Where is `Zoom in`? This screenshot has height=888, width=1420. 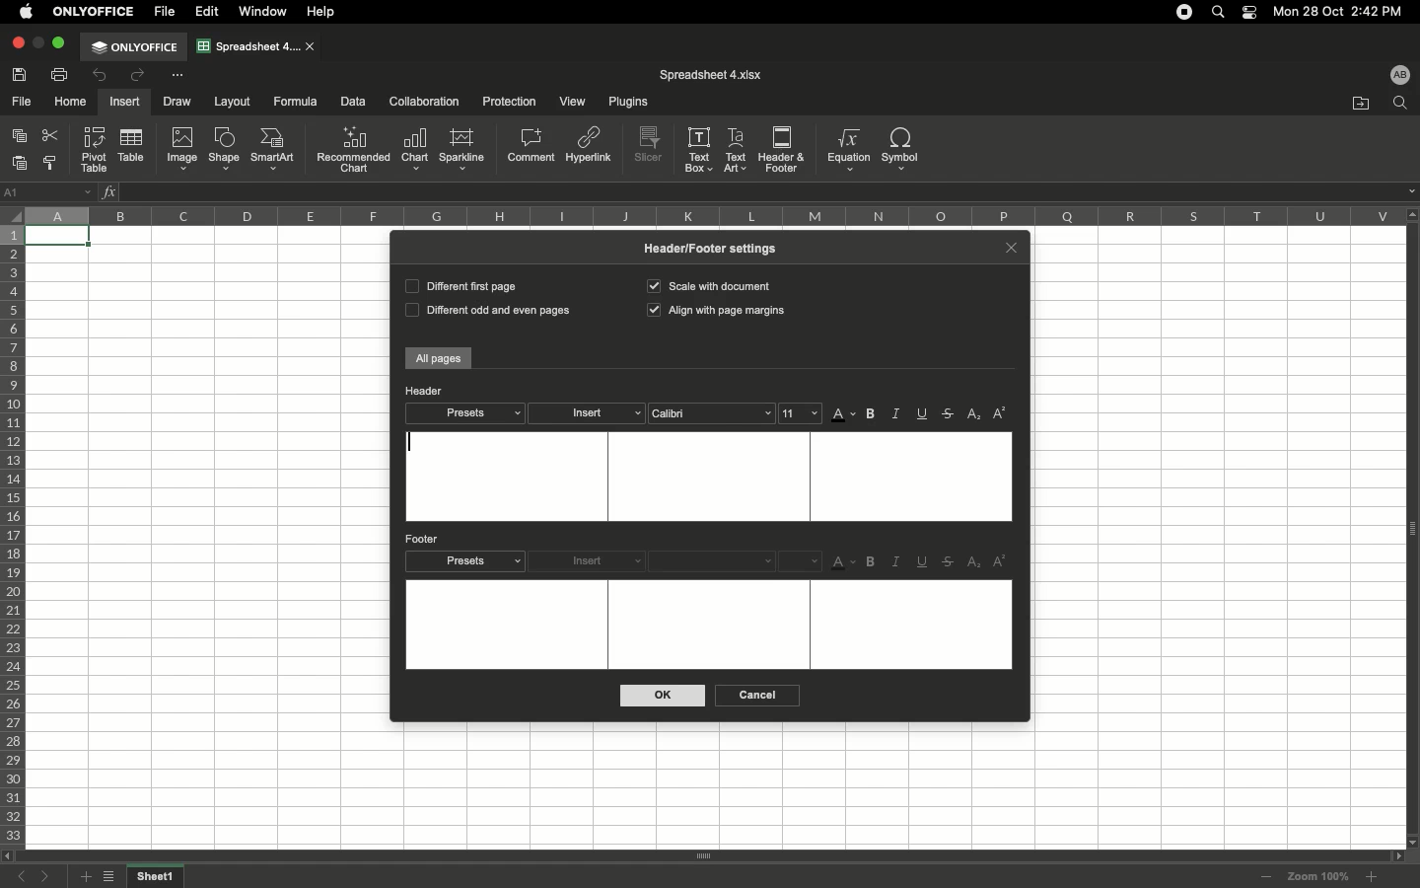 Zoom in is located at coordinates (1371, 877).